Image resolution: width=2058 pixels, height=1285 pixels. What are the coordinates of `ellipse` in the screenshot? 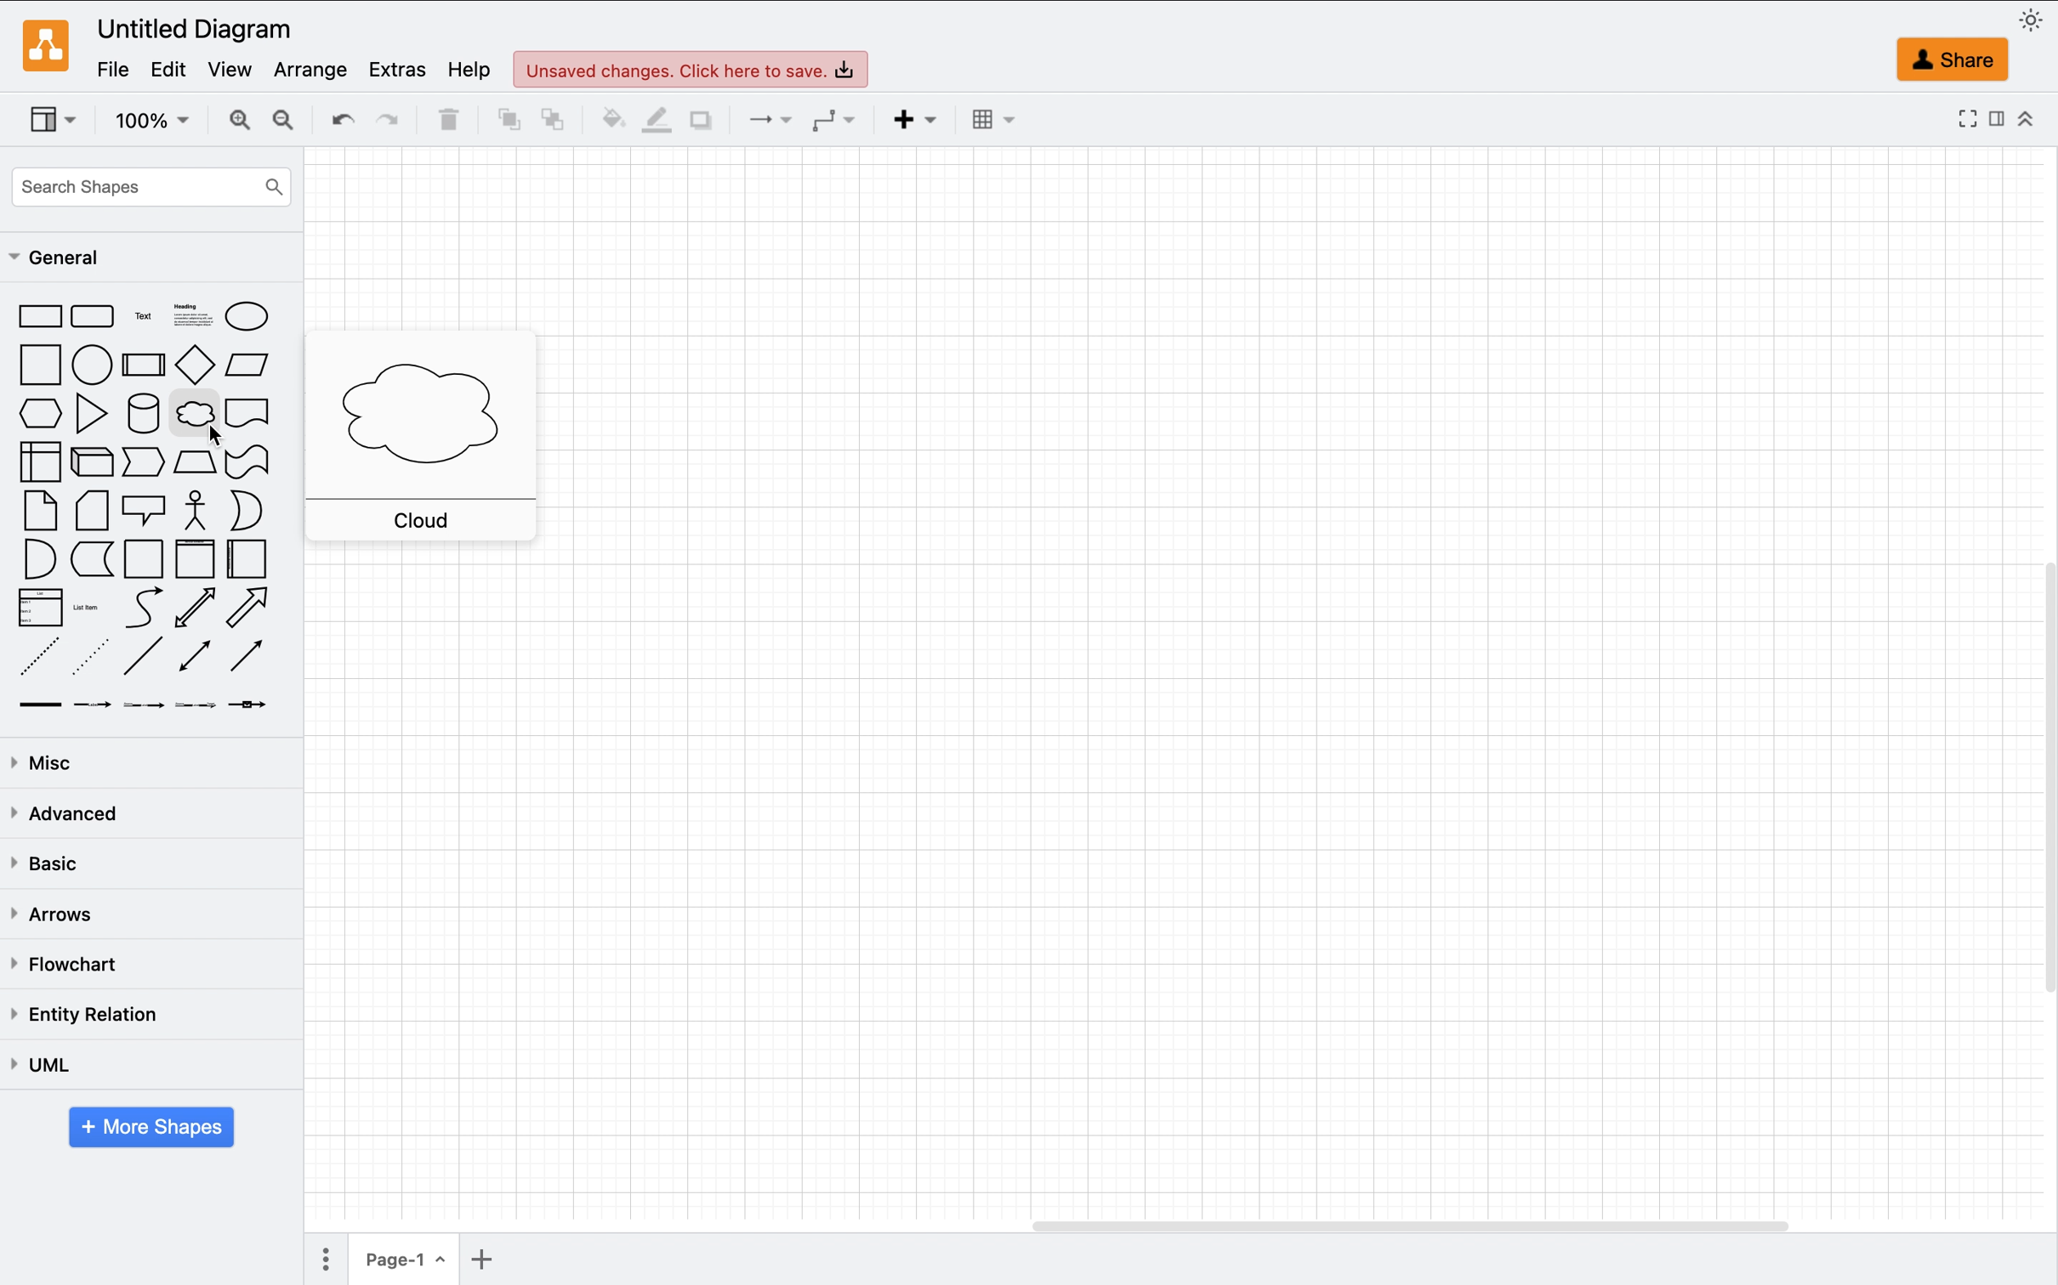 It's located at (247, 319).